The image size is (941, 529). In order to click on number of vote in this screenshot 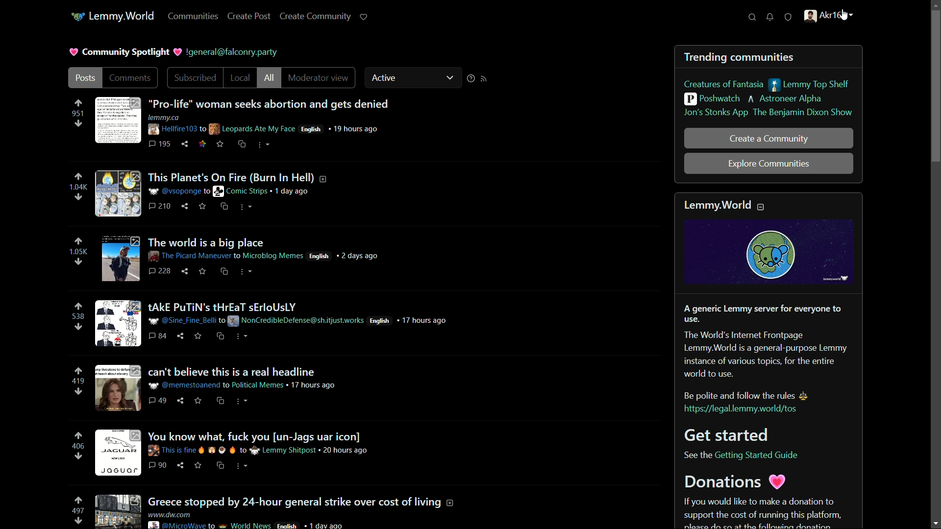, I will do `click(77, 317)`.